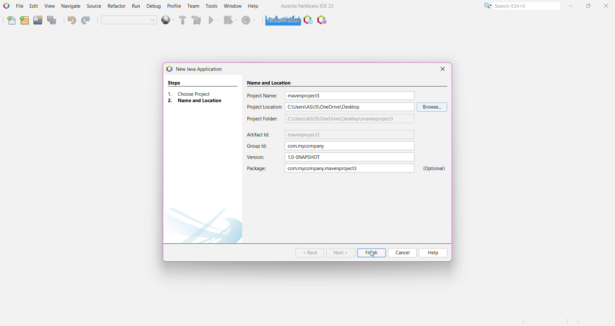 This screenshot has height=326, width=615. Describe the element at coordinates (71, 6) in the screenshot. I see `Navigate` at that location.